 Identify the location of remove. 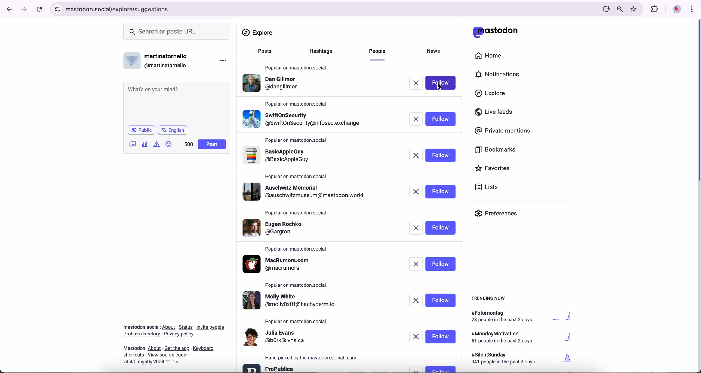
(415, 192).